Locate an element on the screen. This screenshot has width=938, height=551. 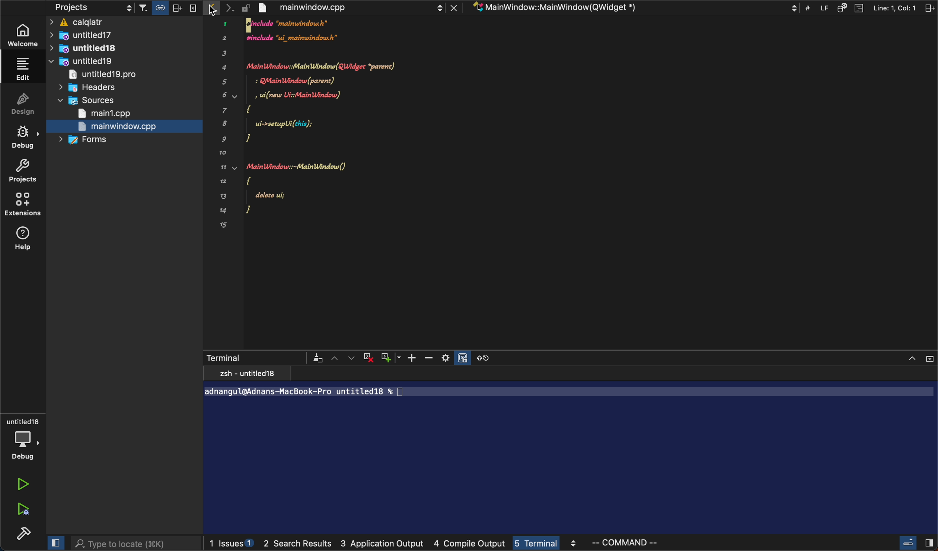
filter is located at coordinates (316, 358).